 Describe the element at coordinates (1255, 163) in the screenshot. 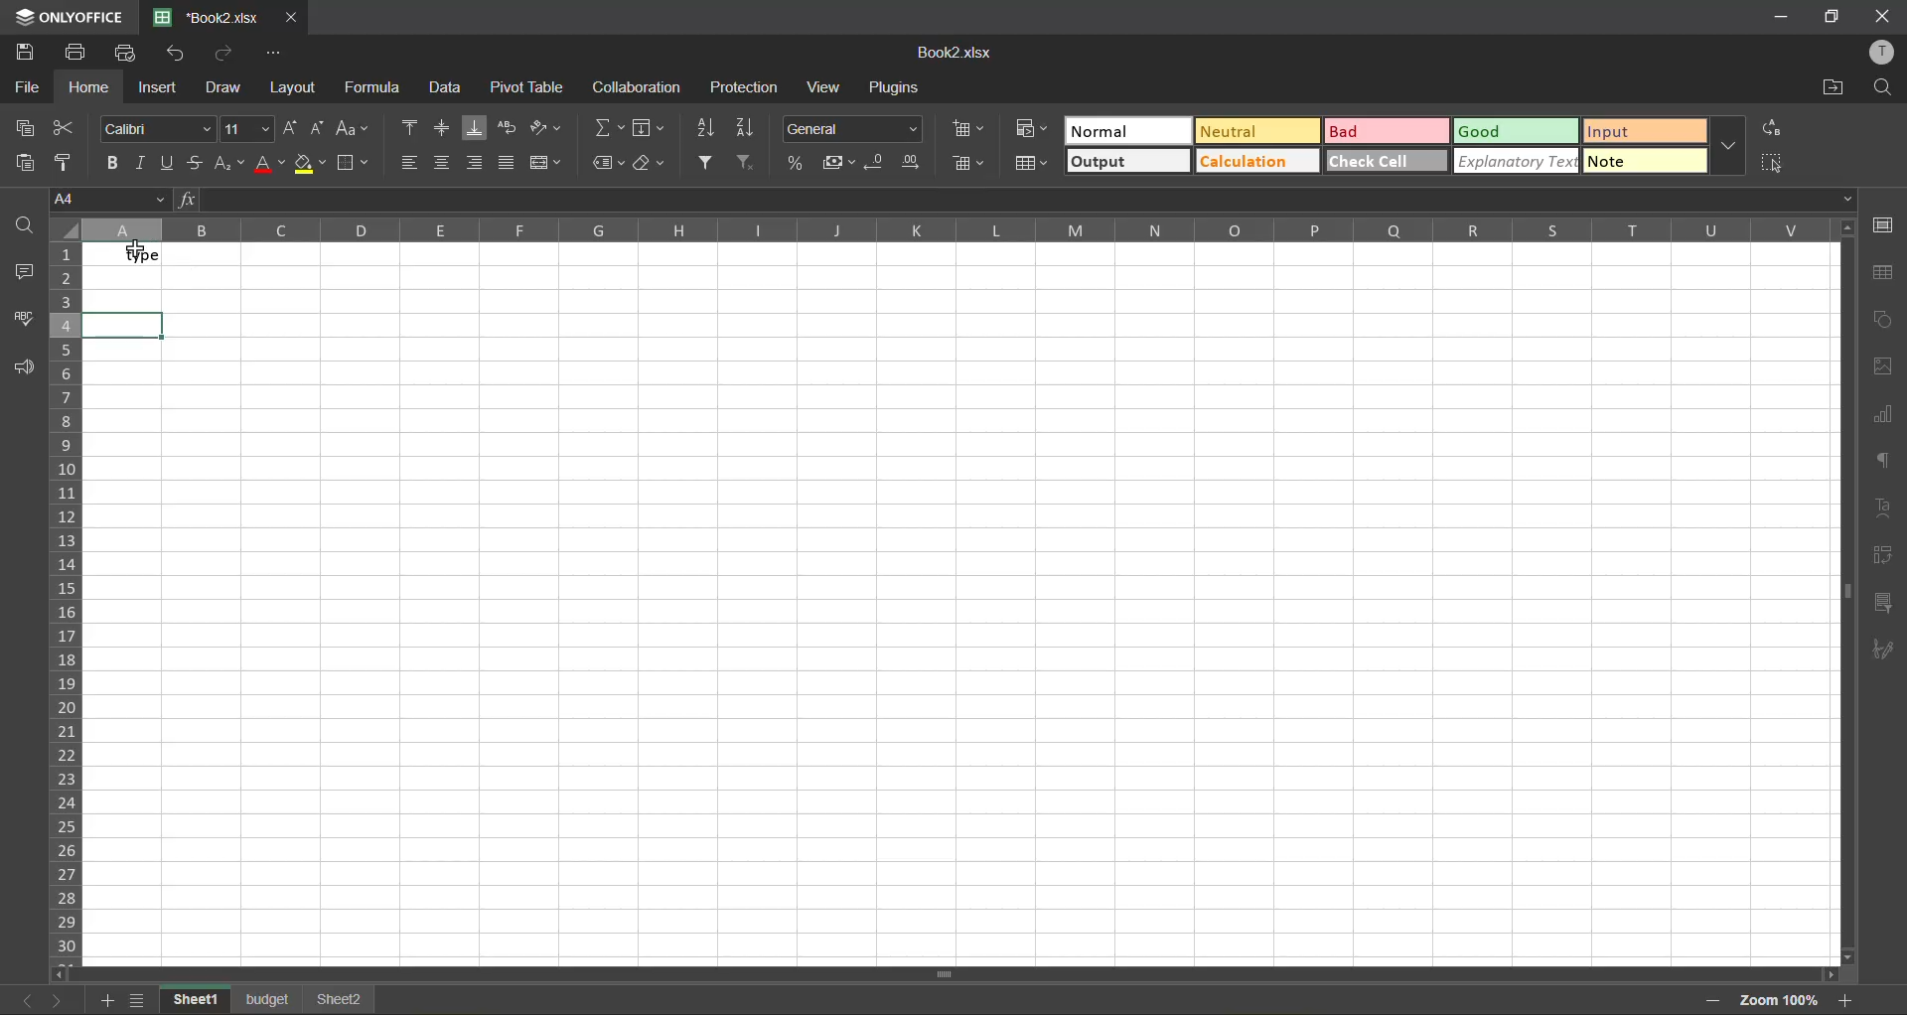

I see `calculation` at that location.